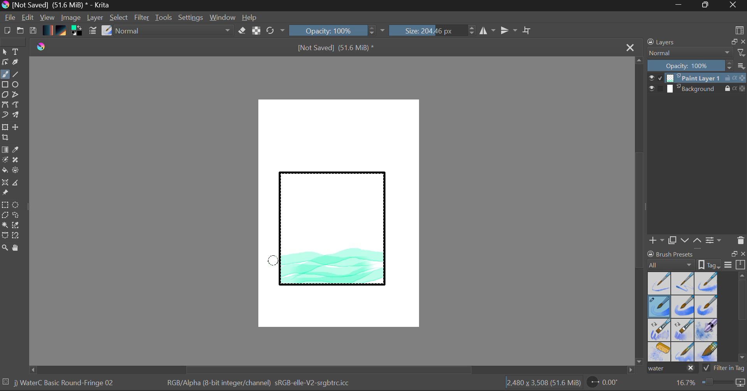 This screenshot has width=747, height=391. I want to click on Document Dimensions, so click(543, 384).